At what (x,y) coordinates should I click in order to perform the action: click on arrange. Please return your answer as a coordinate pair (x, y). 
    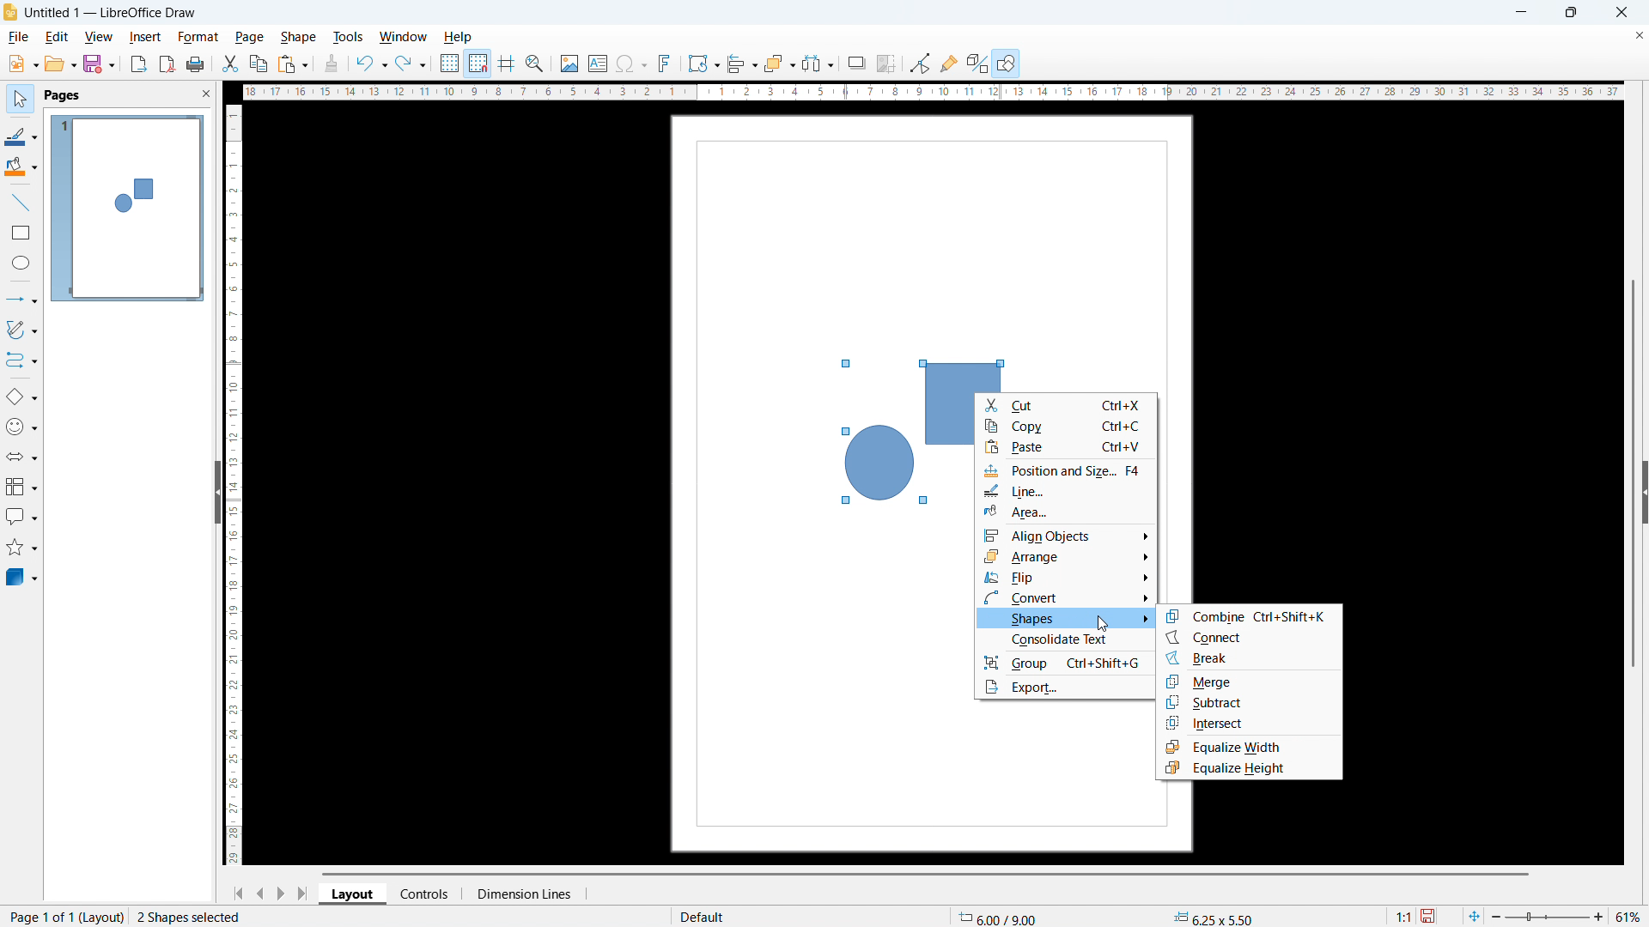
    Looking at the image, I should click on (1067, 556).